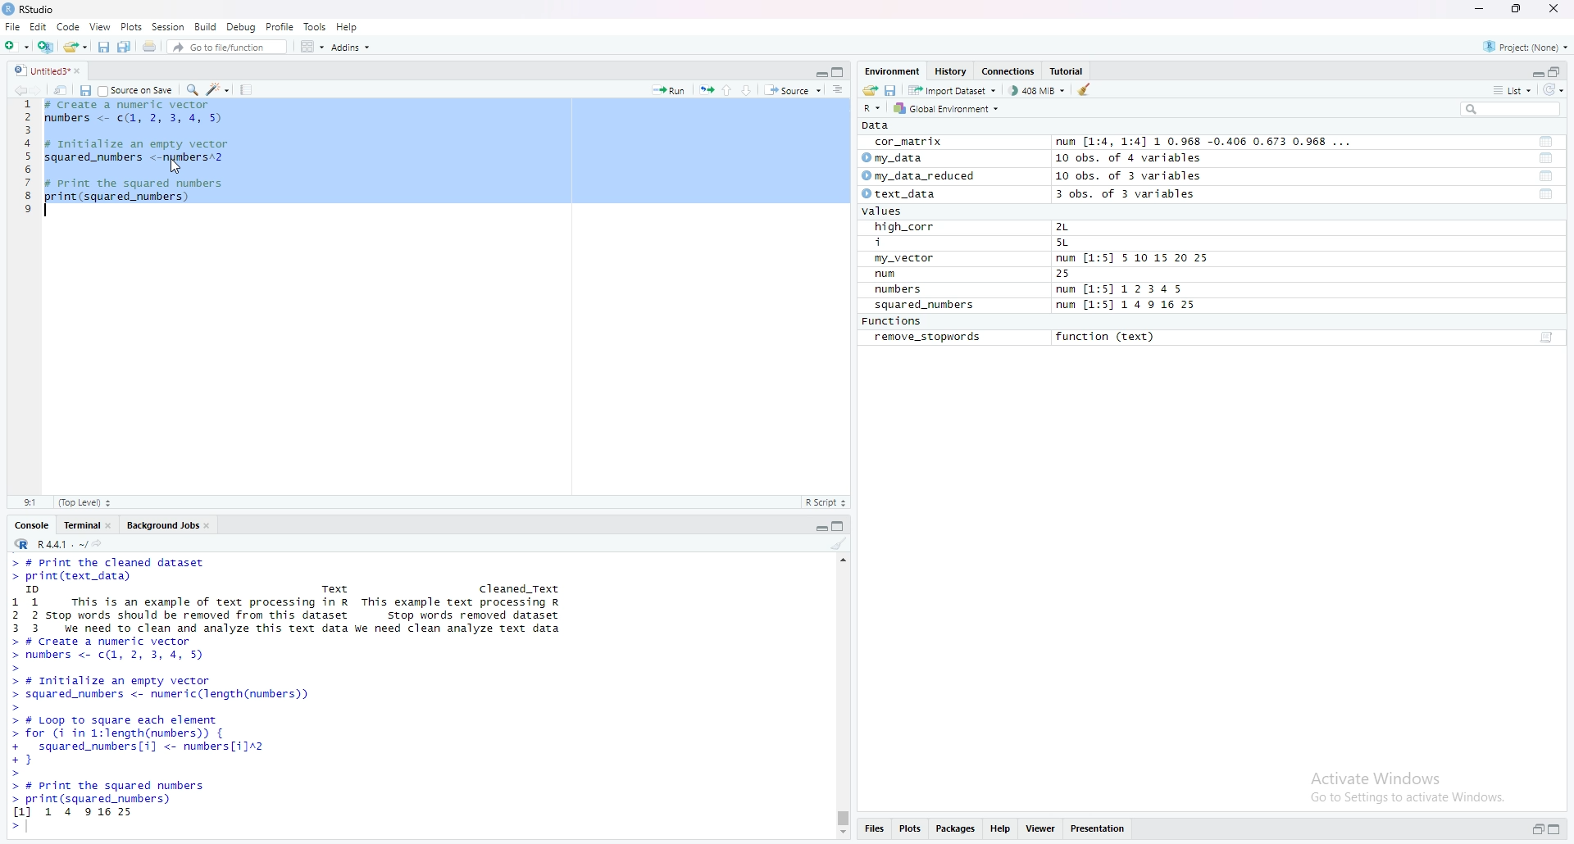 This screenshot has width=1574, height=844. What do you see at coordinates (748, 89) in the screenshot?
I see `down` at bounding box center [748, 89].